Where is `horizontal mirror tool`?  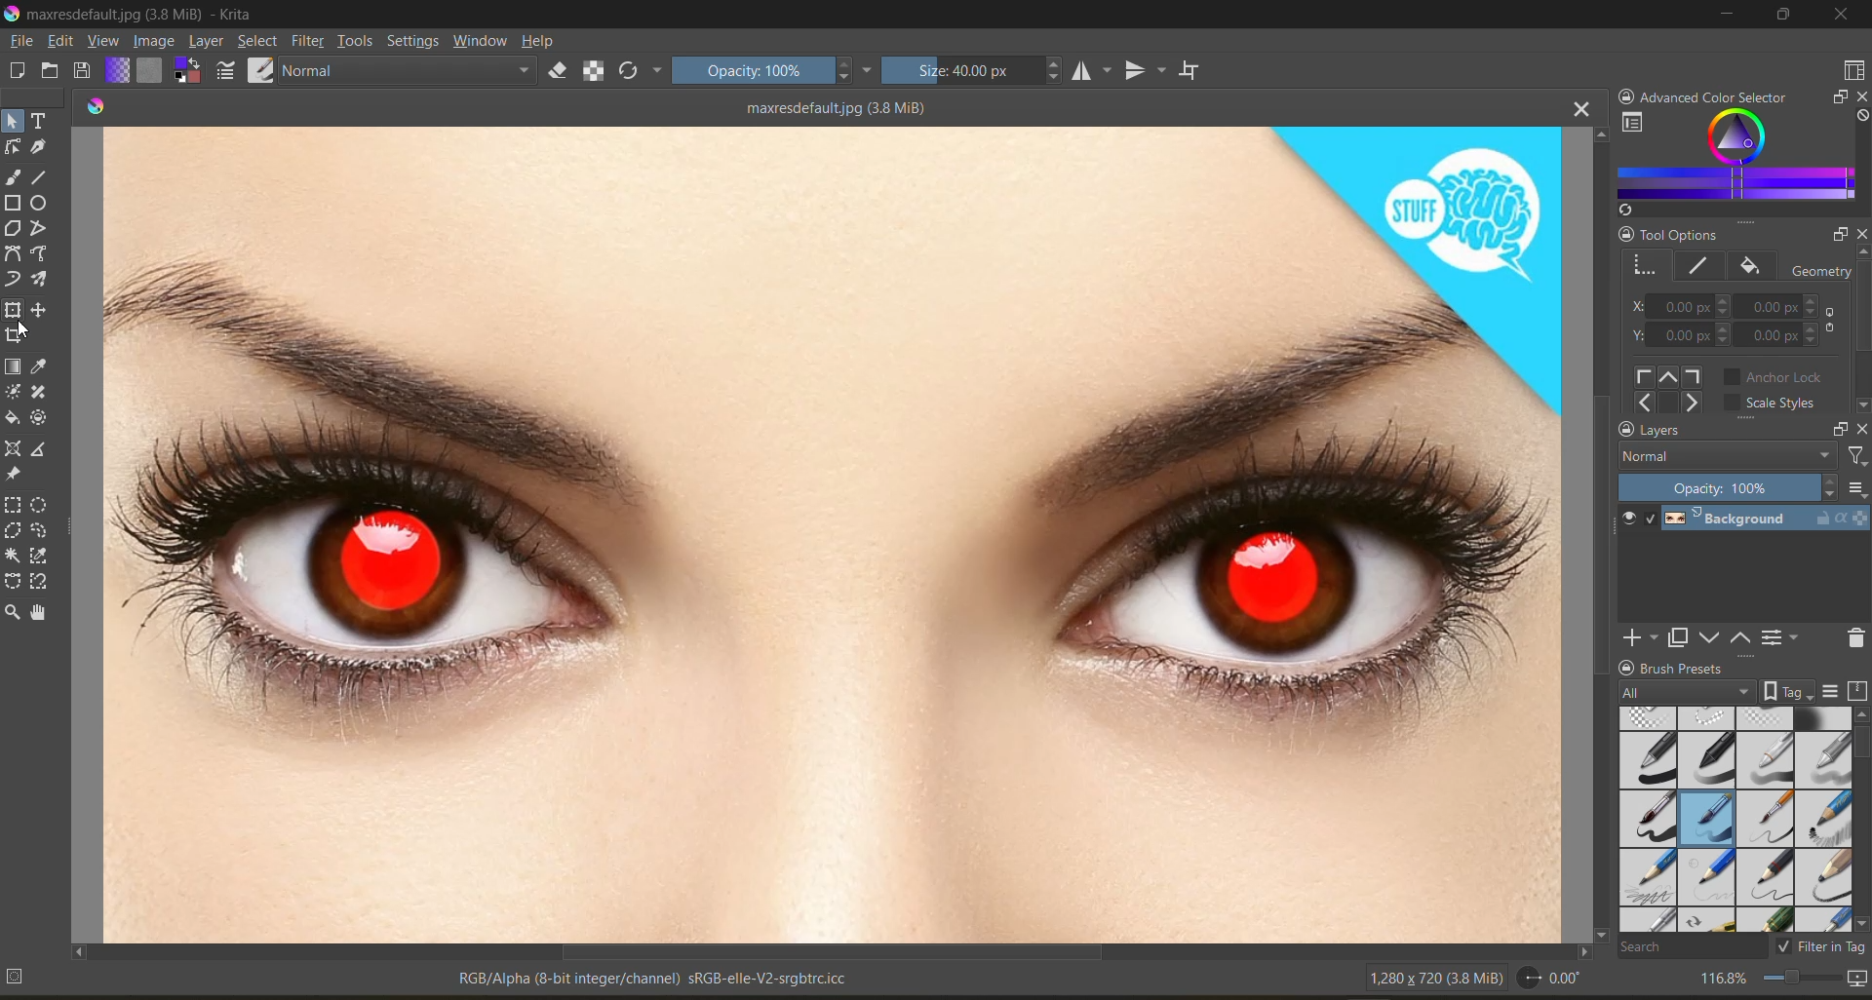
horizontal mirror tool is located at coordinates (1093, 70).